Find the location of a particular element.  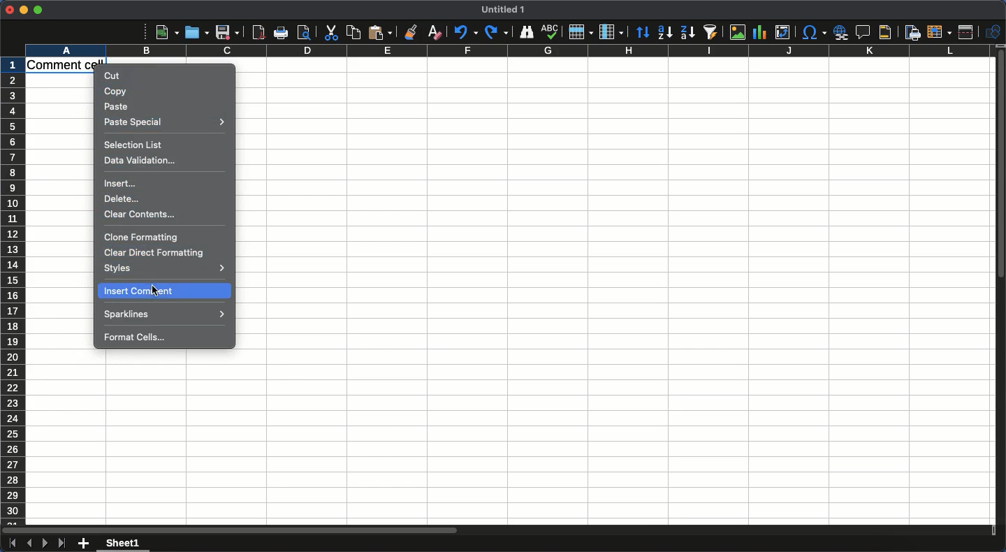

Paste is located at coordinates (380, 31).